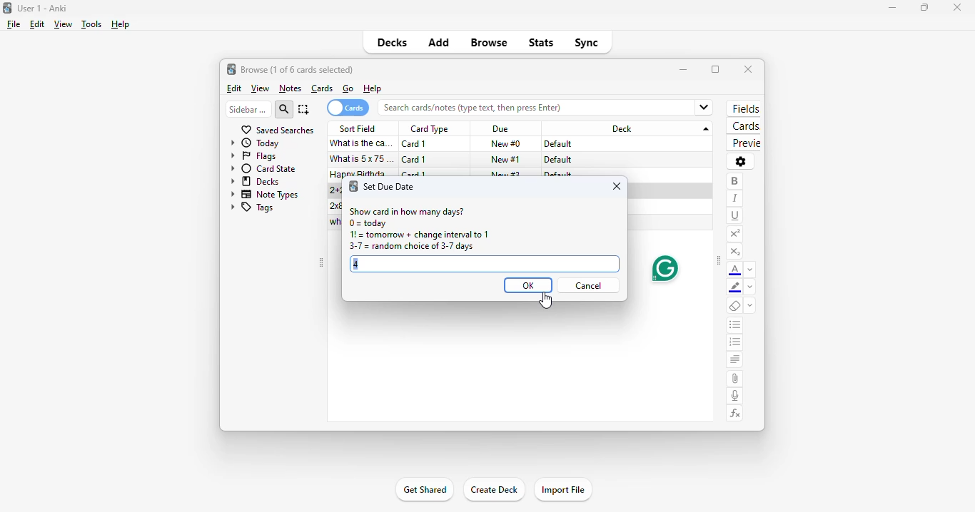  What do you see at coordinates (734, 379) in the screenshot?
I see `attach pictures/audio/video` at bounding box center [734, 379].